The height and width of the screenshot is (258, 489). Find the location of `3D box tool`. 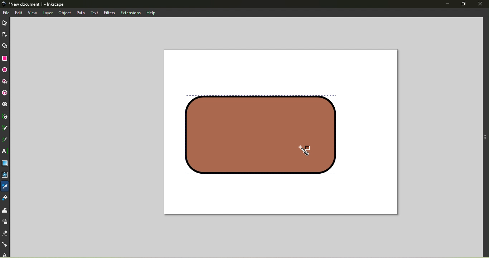

3D box tool is located at coordinates (6, 93).